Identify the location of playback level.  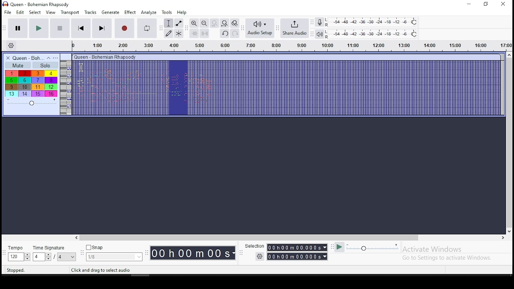
(372, 34).